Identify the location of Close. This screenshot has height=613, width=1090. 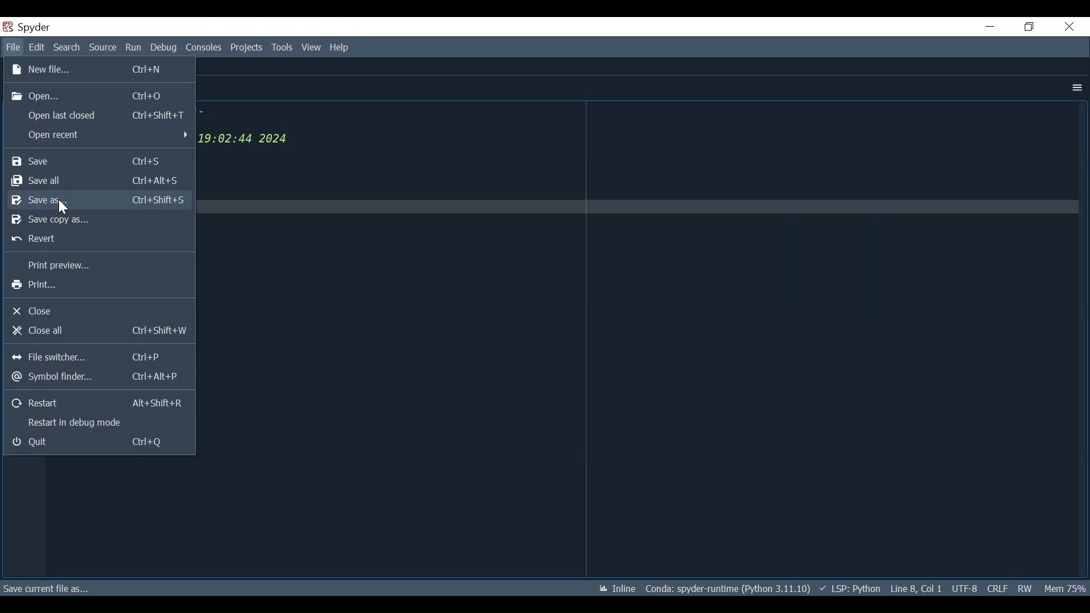
(100, 311).